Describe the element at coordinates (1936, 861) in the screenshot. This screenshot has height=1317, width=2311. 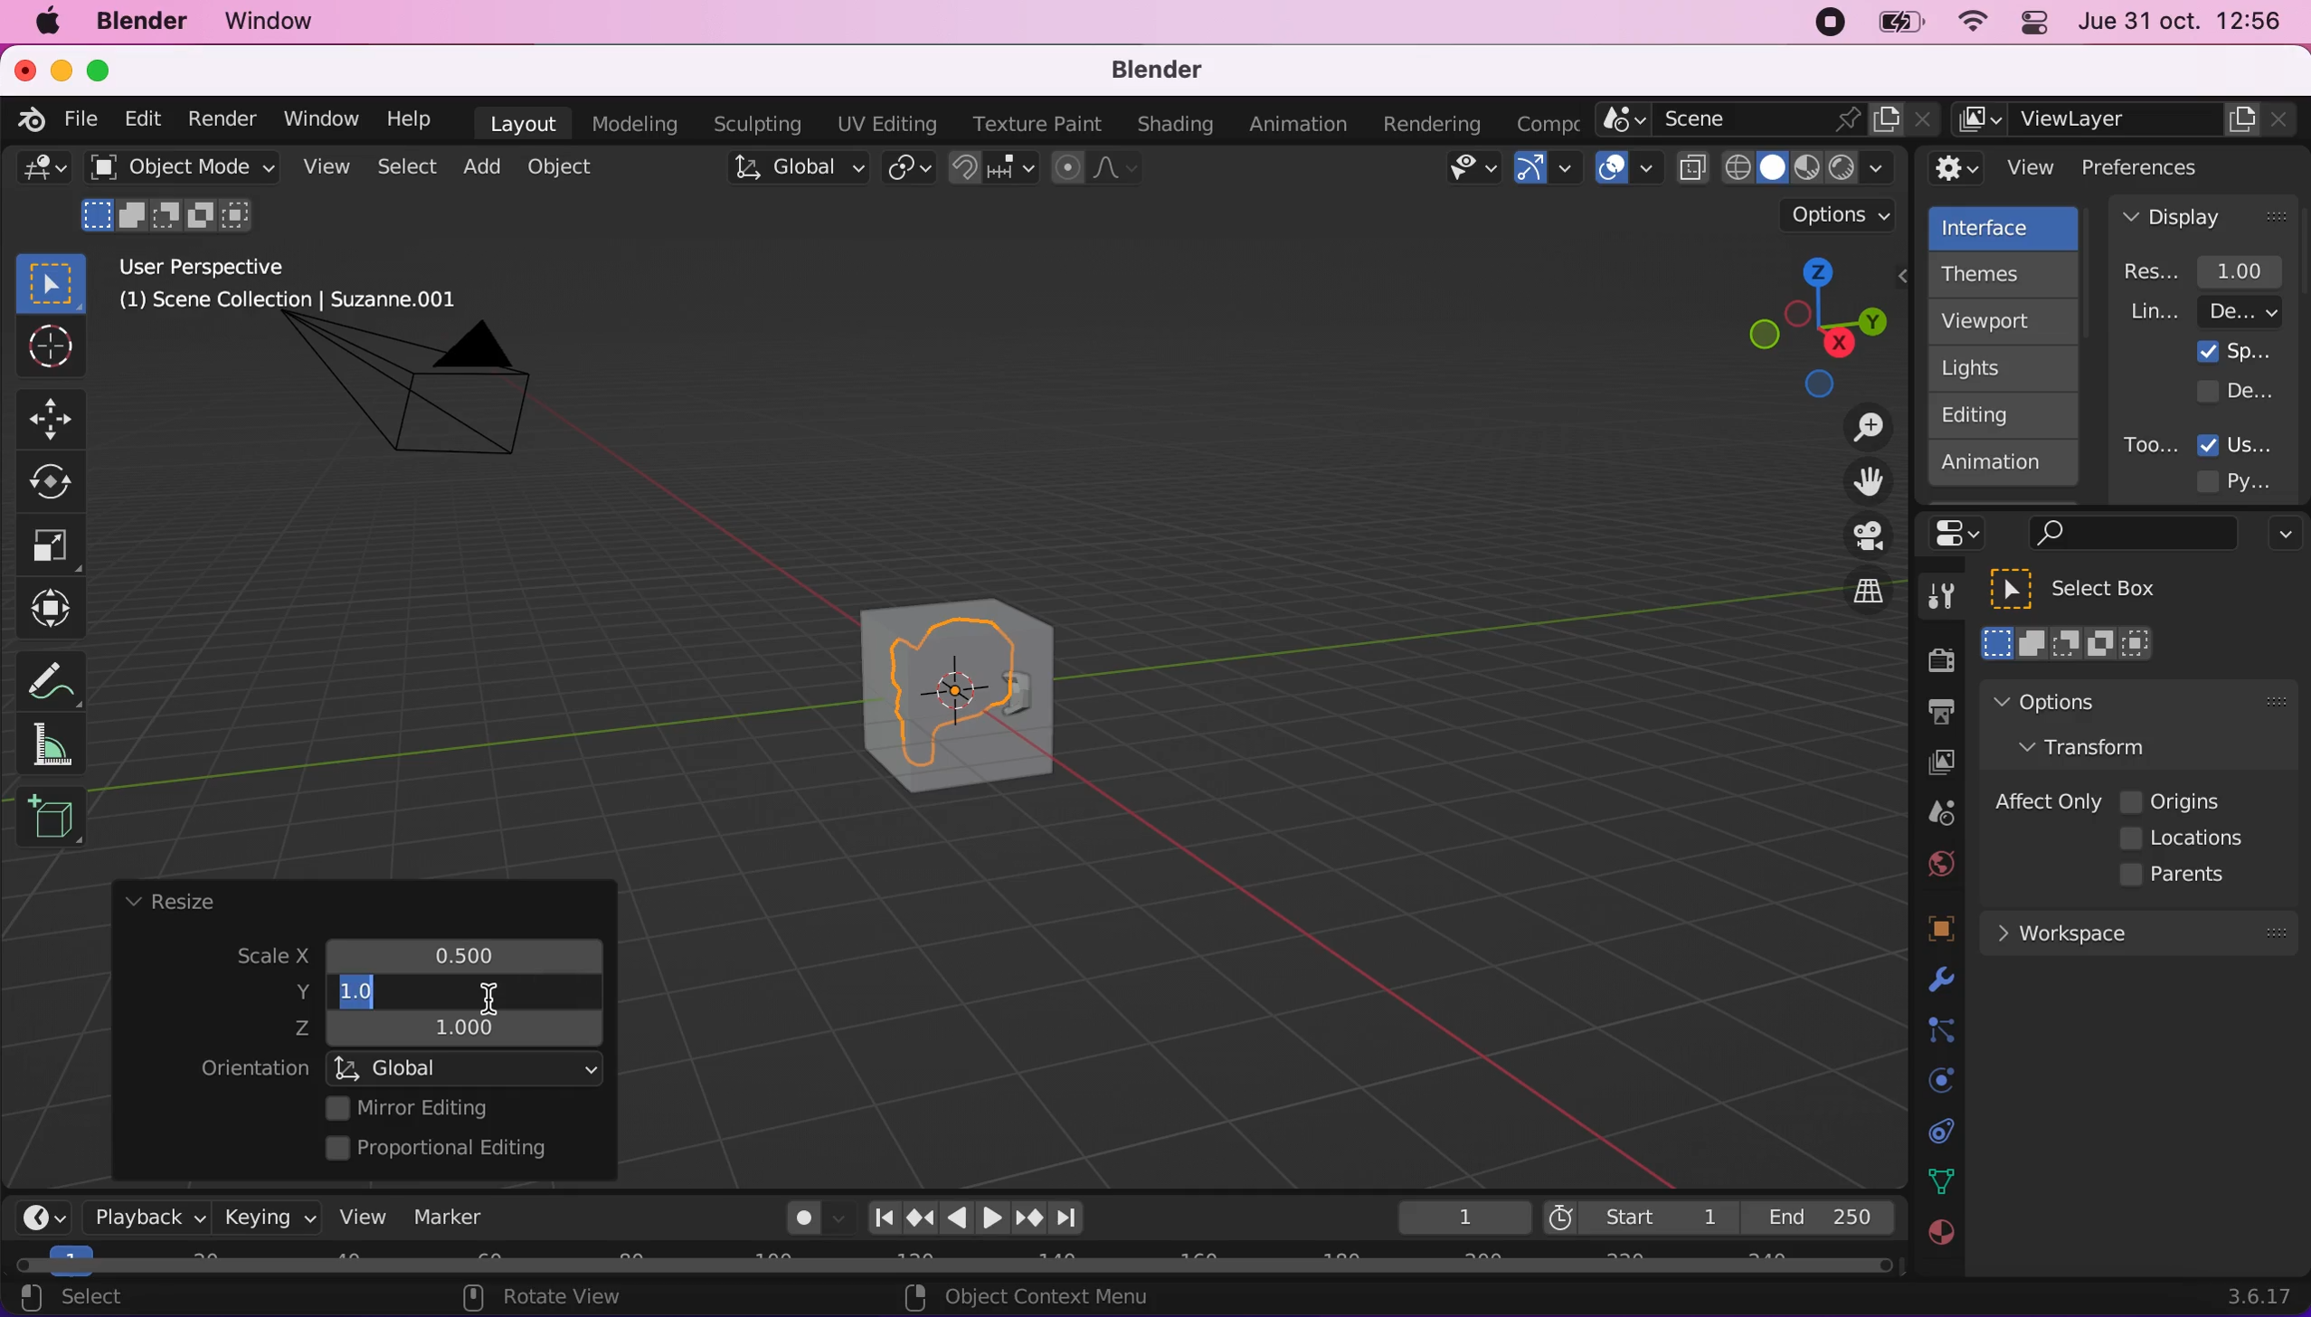
I see `world` at that location.